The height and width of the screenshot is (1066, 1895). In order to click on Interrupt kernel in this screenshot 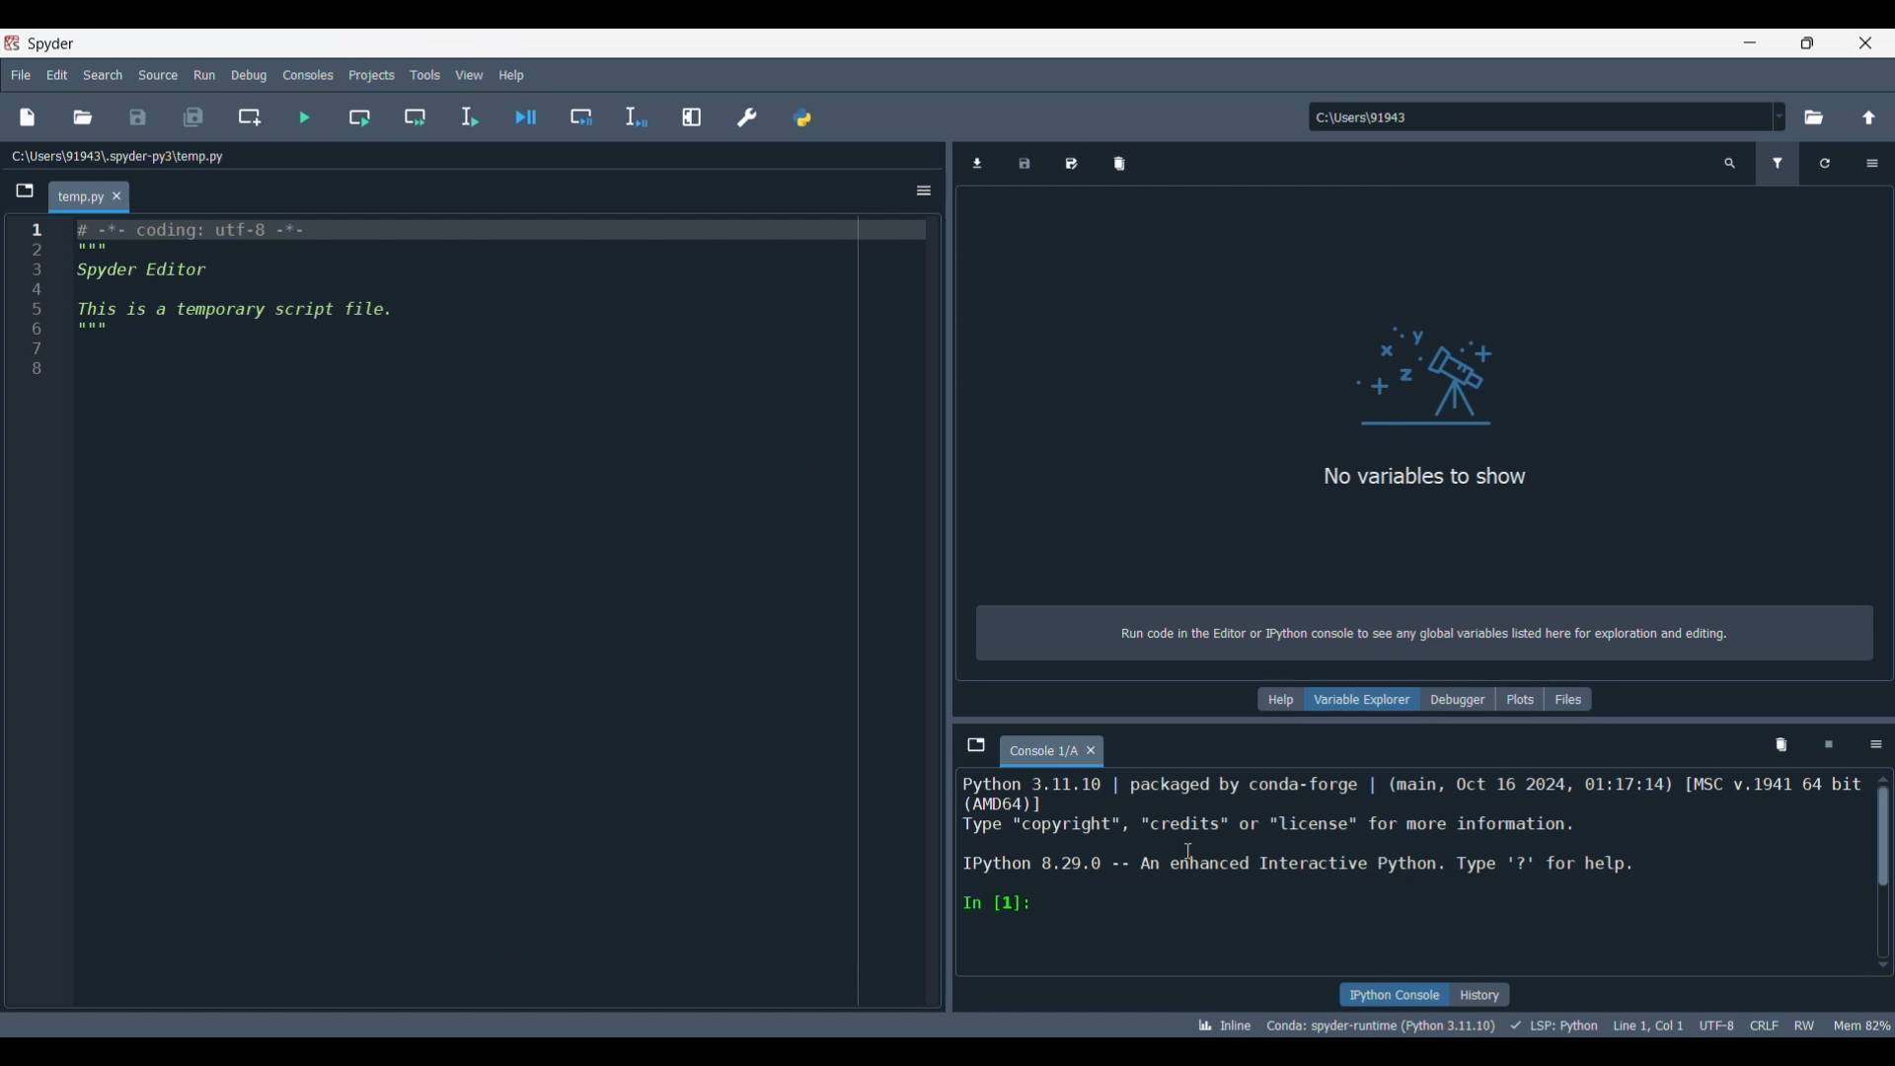, I will do `click(1829, 745)`.